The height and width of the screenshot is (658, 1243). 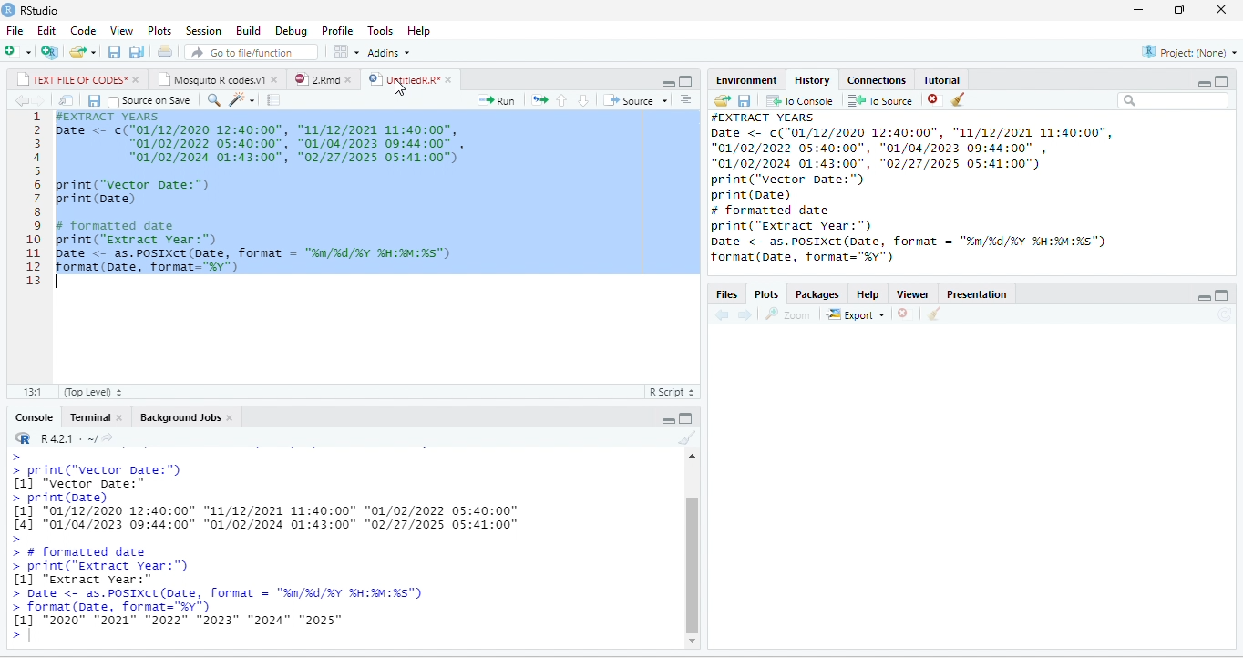 What do you see at coordinates (402, 87) in the screenshot?
I see `cursor` at bounding box center [402, 87].